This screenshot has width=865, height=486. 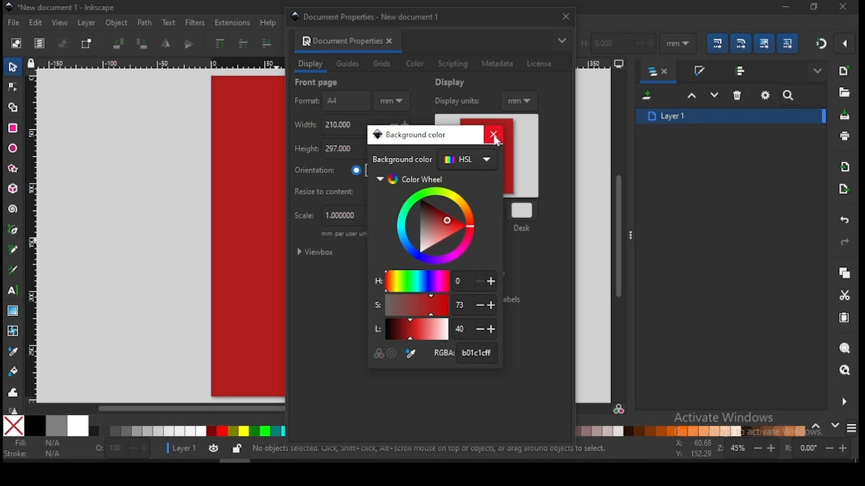 I want to click on color palette, so click(x=187, y=431).